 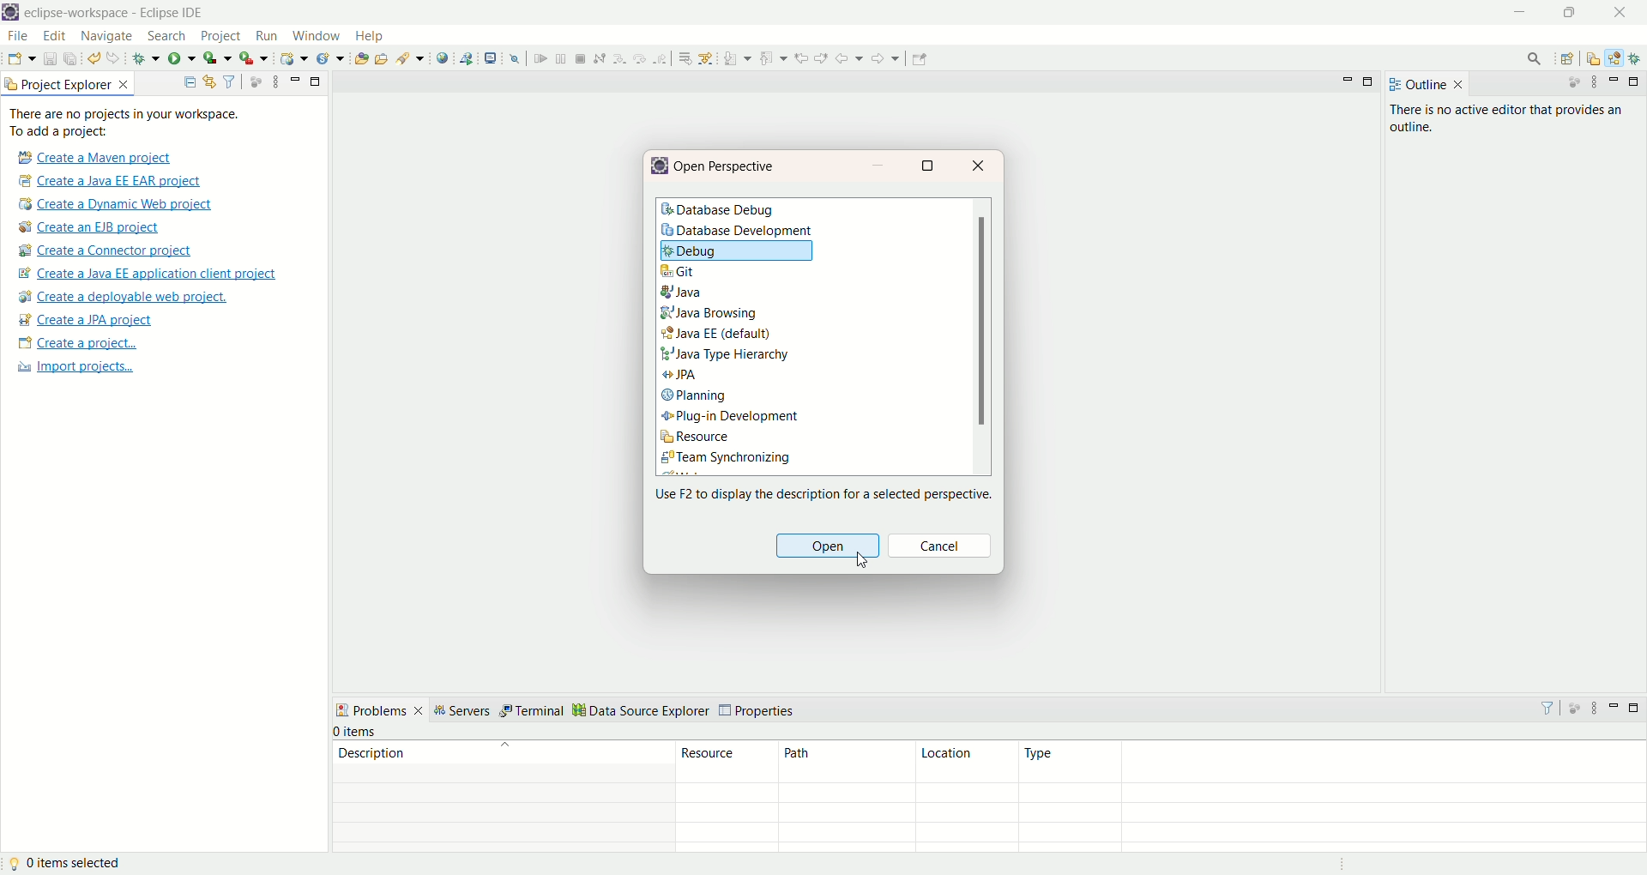 What do you see at coordinates (89, 156) in the screenshot?
I see `create a Maven project` at bounding box center [89, 156].